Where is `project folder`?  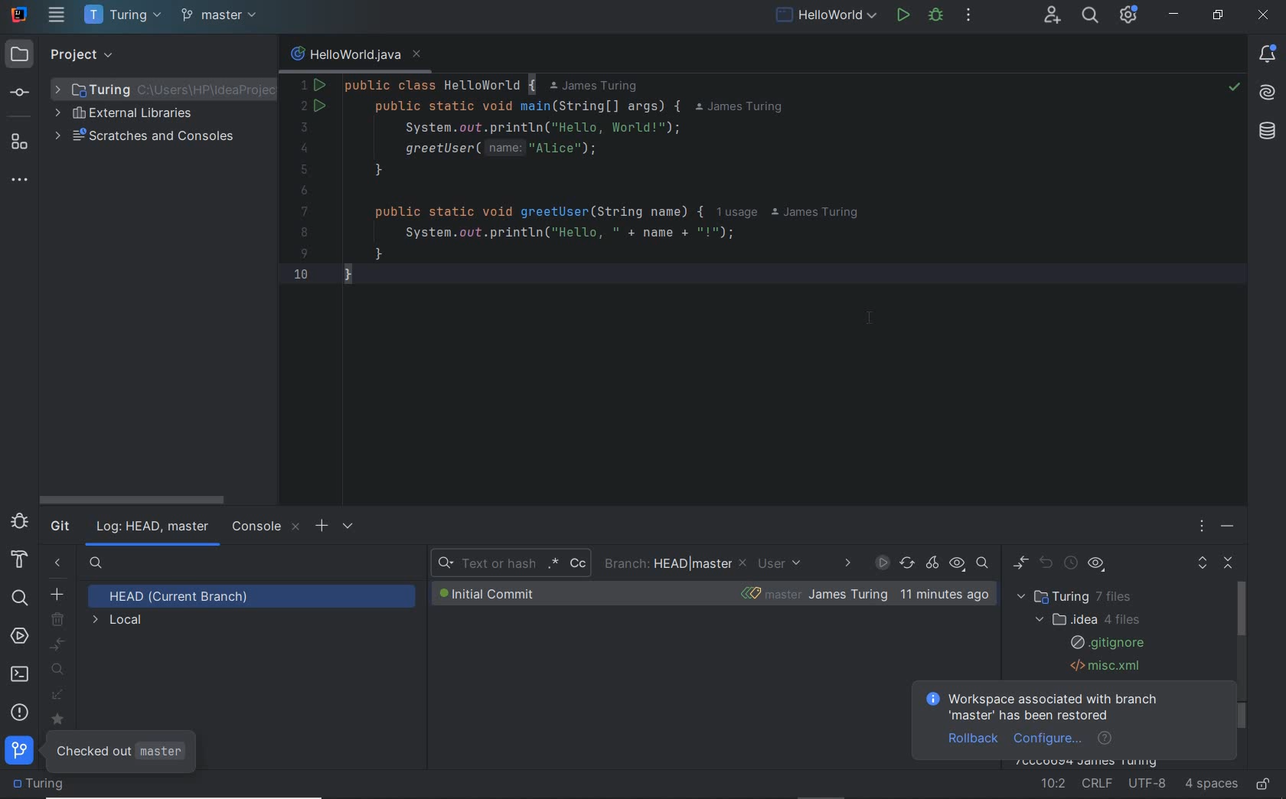 project folder is located at coordinates (42, 784).